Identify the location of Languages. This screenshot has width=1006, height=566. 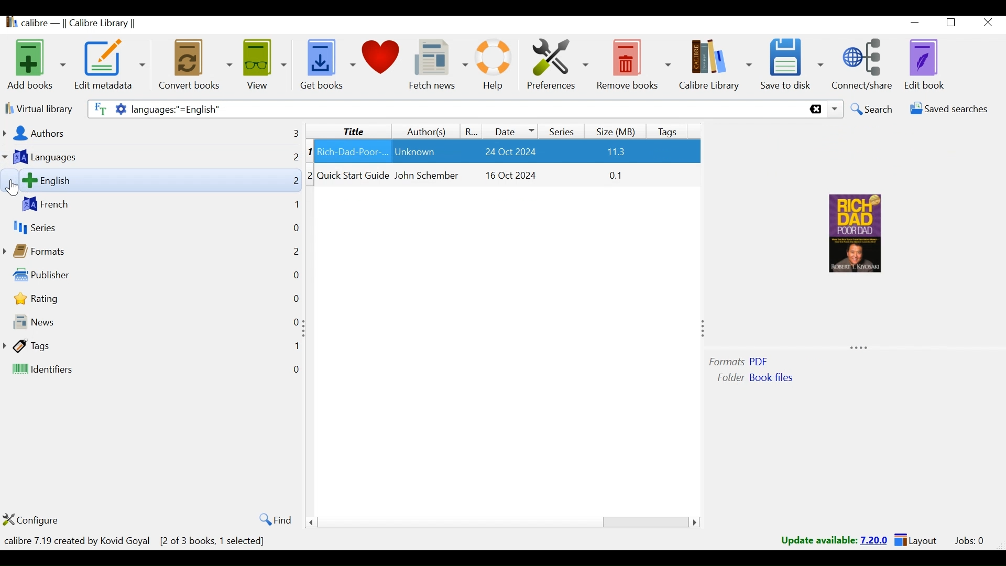
(62, 157).